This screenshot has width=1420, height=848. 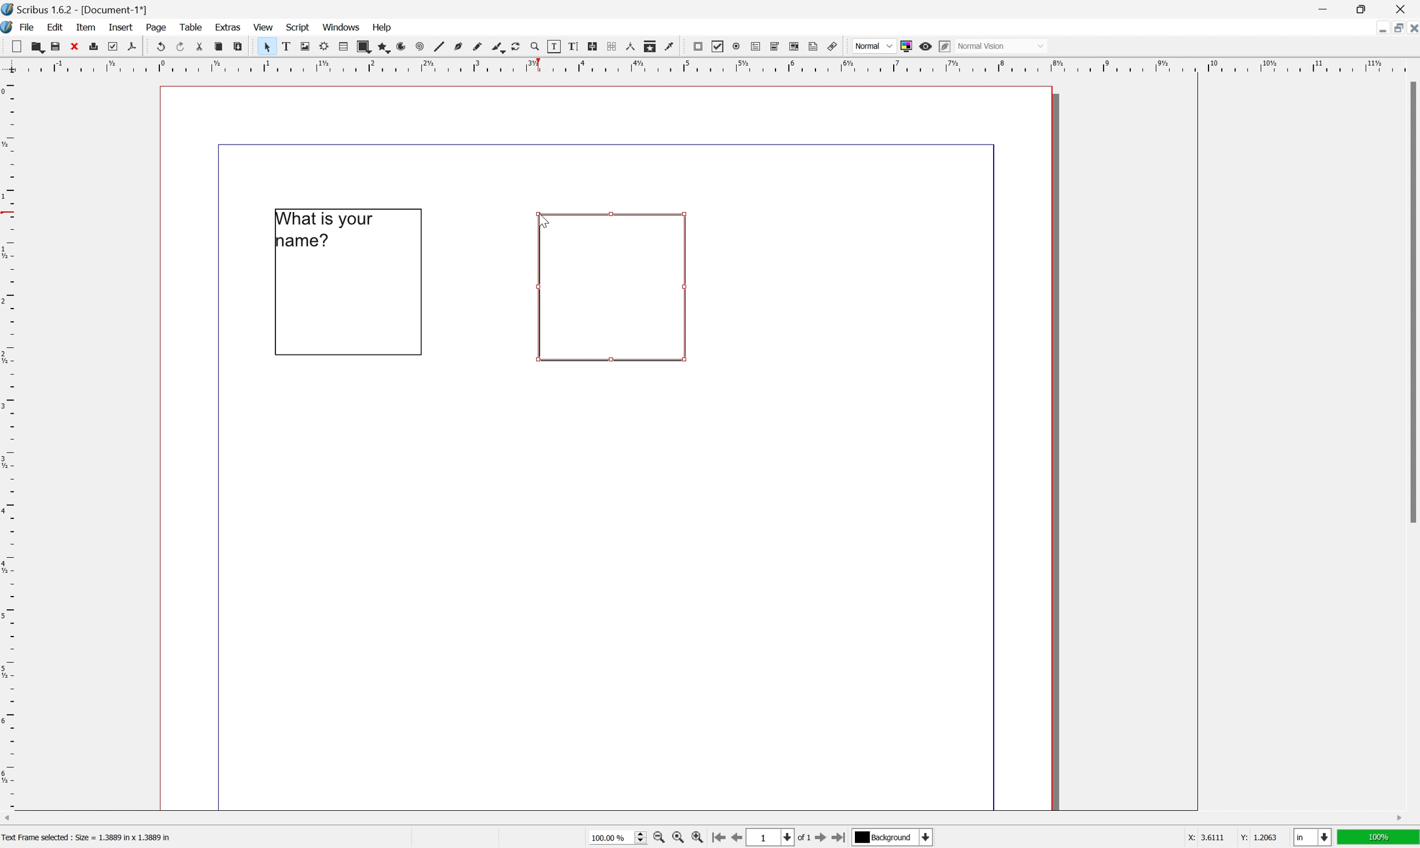 What do you see at coordinates (1377, 28) in the screenshot?
I see `minimize` at bounding box center [1377, 28].